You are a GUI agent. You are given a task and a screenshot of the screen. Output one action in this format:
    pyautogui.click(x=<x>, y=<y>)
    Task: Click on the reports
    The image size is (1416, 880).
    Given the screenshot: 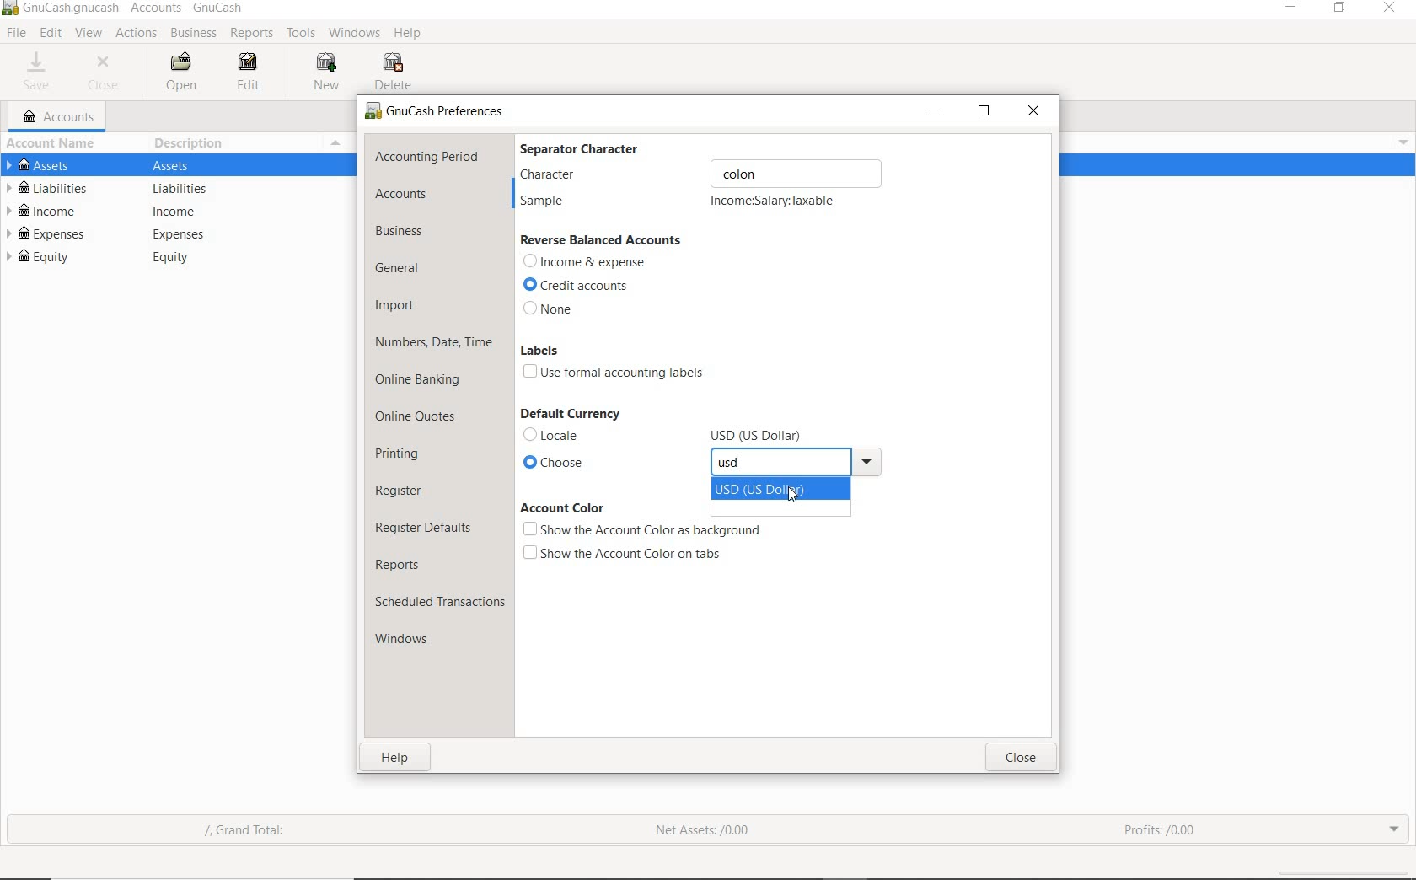 What is the action you would take?
    pyautogui.click(x=402, y=564)
    